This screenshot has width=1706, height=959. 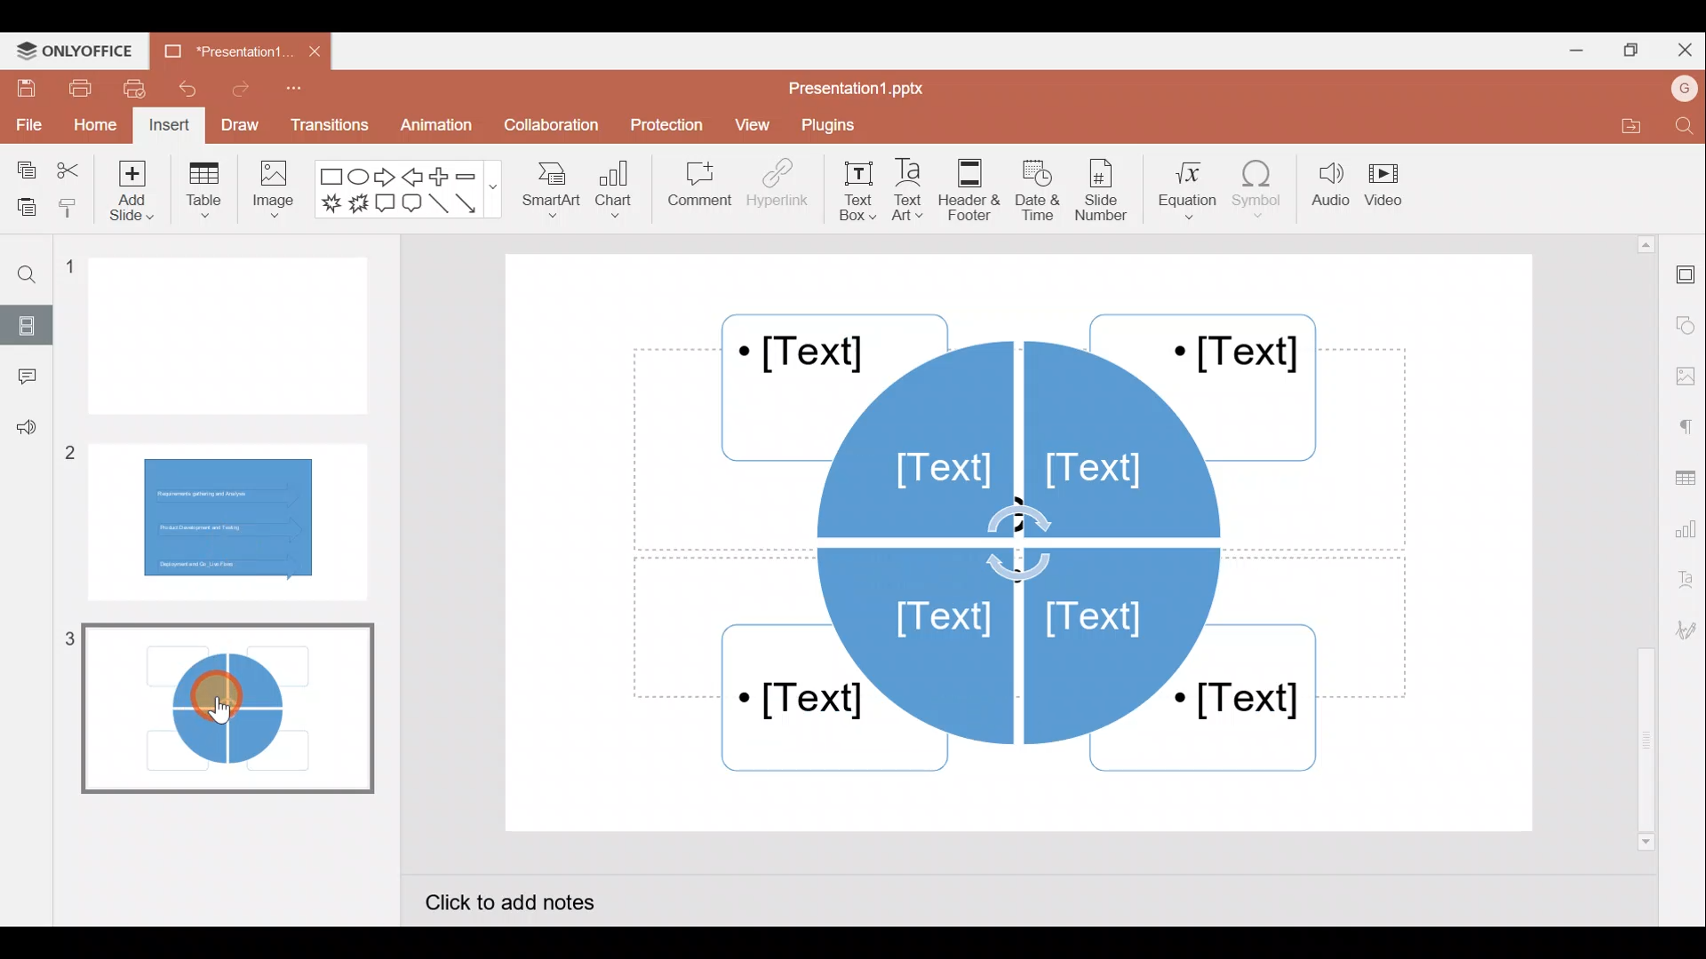 I want to click on Slide 1, so click(x=235, y=337).